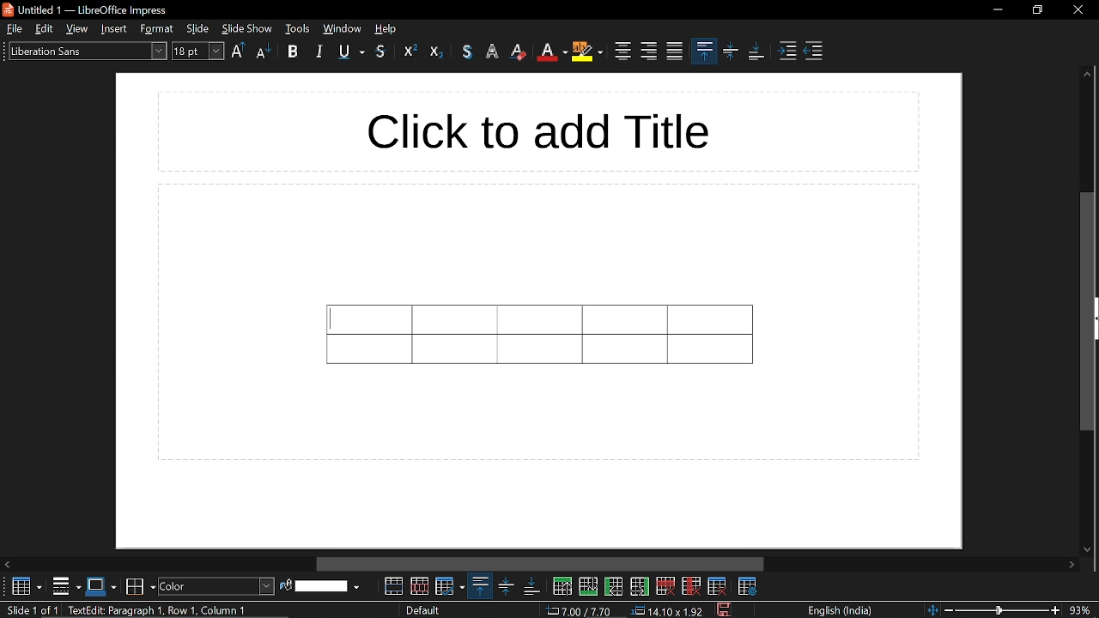 This screenshot has width=1099, height=618. I want to click on move down, so click(1089, 548).